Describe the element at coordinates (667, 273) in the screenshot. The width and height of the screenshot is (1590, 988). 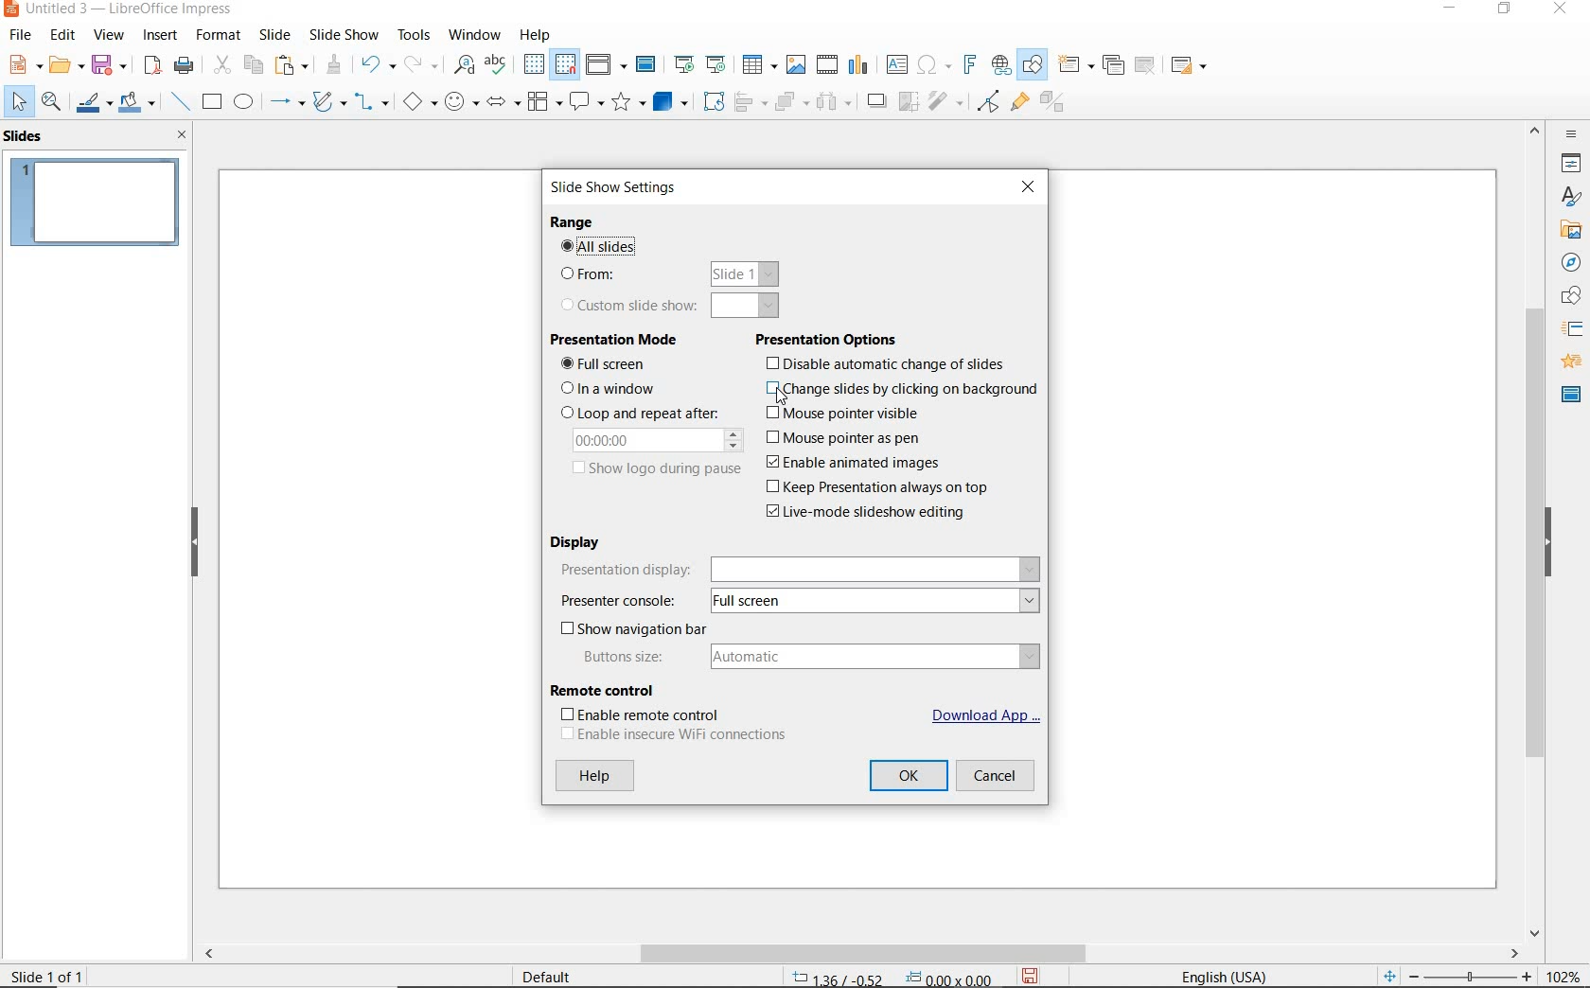
I see `FROM` at that location.